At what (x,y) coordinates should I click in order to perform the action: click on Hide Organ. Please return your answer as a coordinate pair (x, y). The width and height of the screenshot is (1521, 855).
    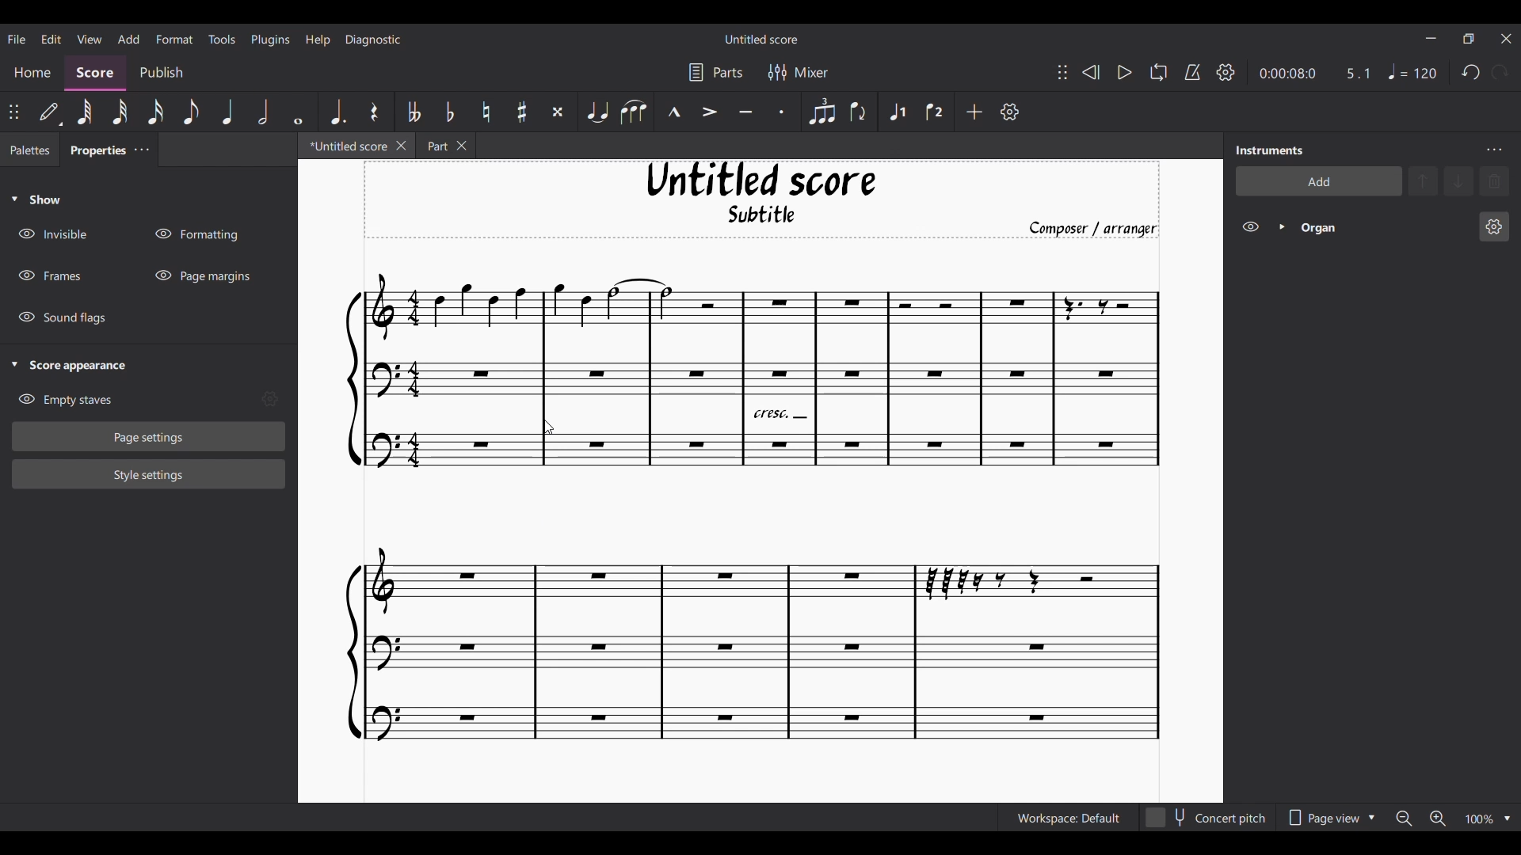
    Looking at the image, I should click on (1251, 226).